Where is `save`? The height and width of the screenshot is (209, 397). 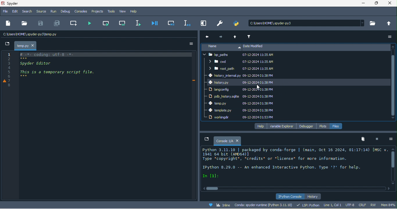
save is located at coordinates (40, 23).